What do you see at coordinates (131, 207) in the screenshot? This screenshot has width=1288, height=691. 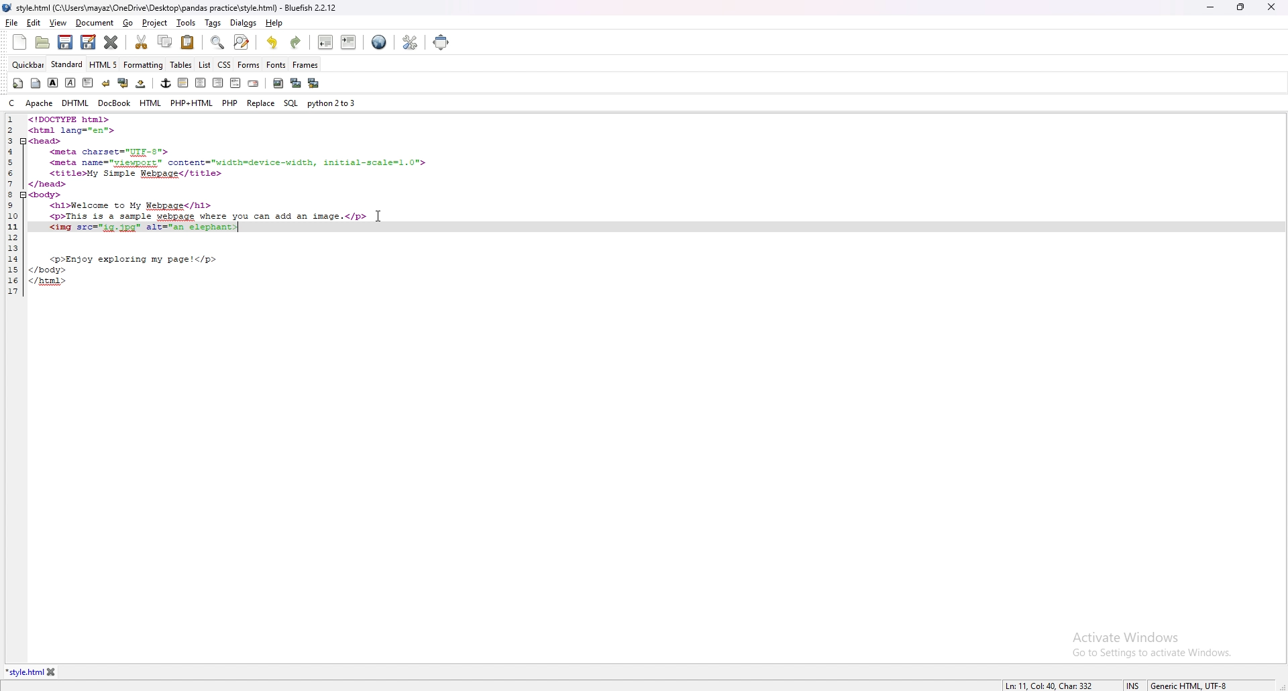 I see `<hl>Welcome to My Webpage</hl>` at bounding box center [131, 207].